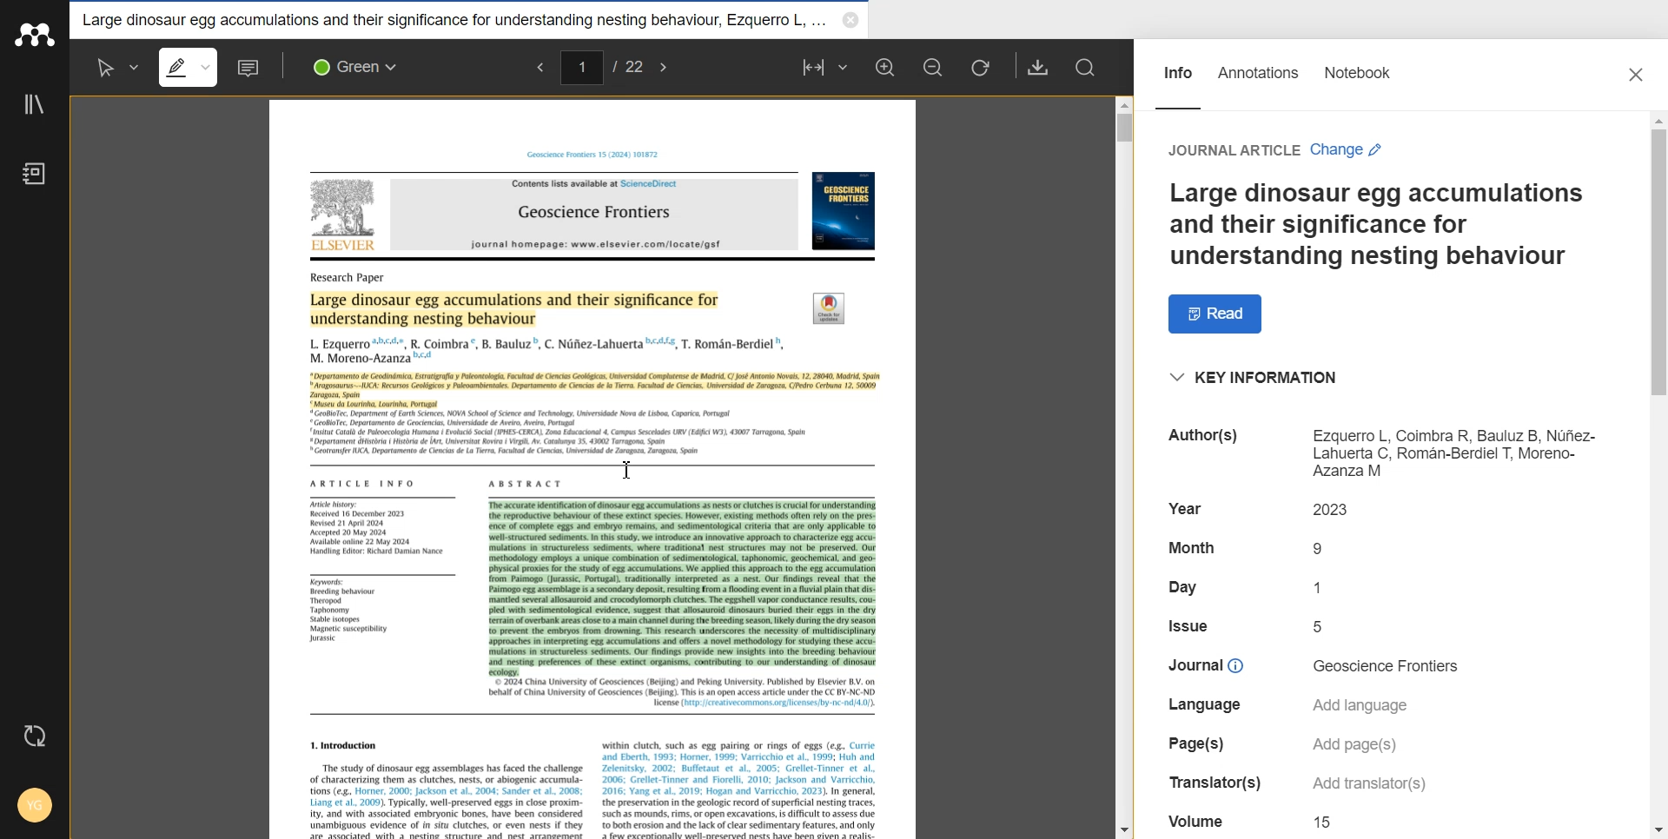 Image resolution: width=1668 pixels, height=839 pixels. What do you see at coordinates (1191, 546) in the screenshot?
I see `text` at bounding box center [1191, 546].